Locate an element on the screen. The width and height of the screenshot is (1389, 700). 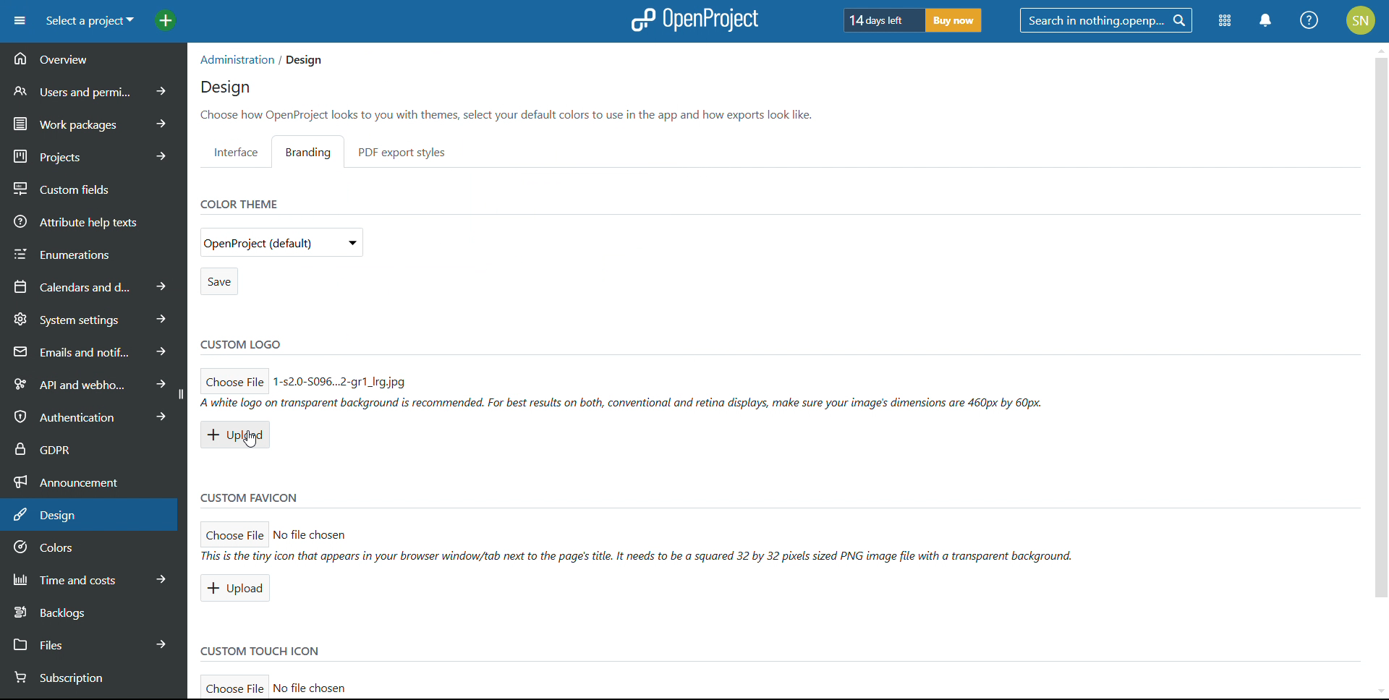
days left of trial is located at coordinates (880, 20).